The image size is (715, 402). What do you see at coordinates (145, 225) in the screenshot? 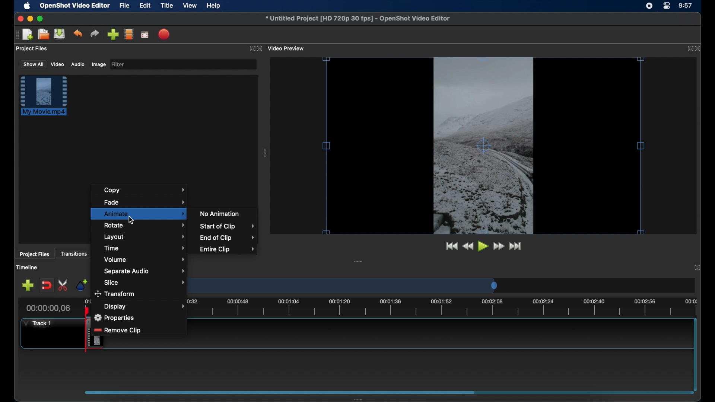
I see `rotate menu` at bounding box center [145, 225].